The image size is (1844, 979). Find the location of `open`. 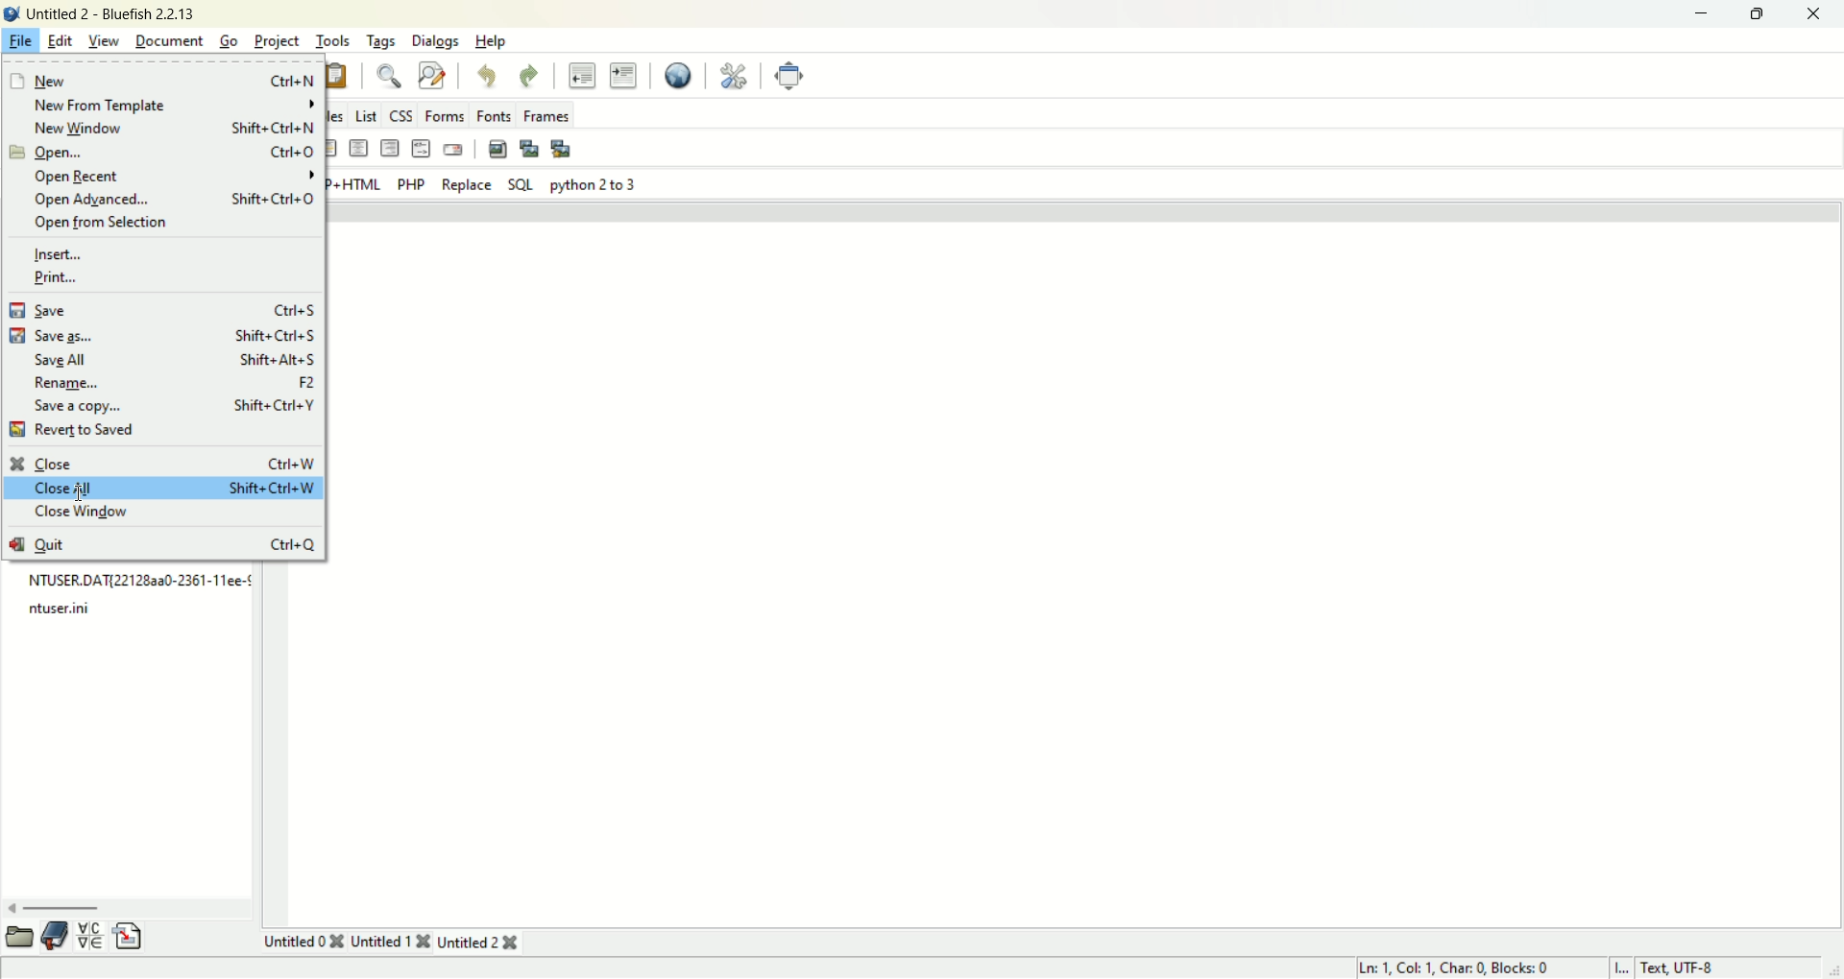

open is located at coordinates (17, 936).